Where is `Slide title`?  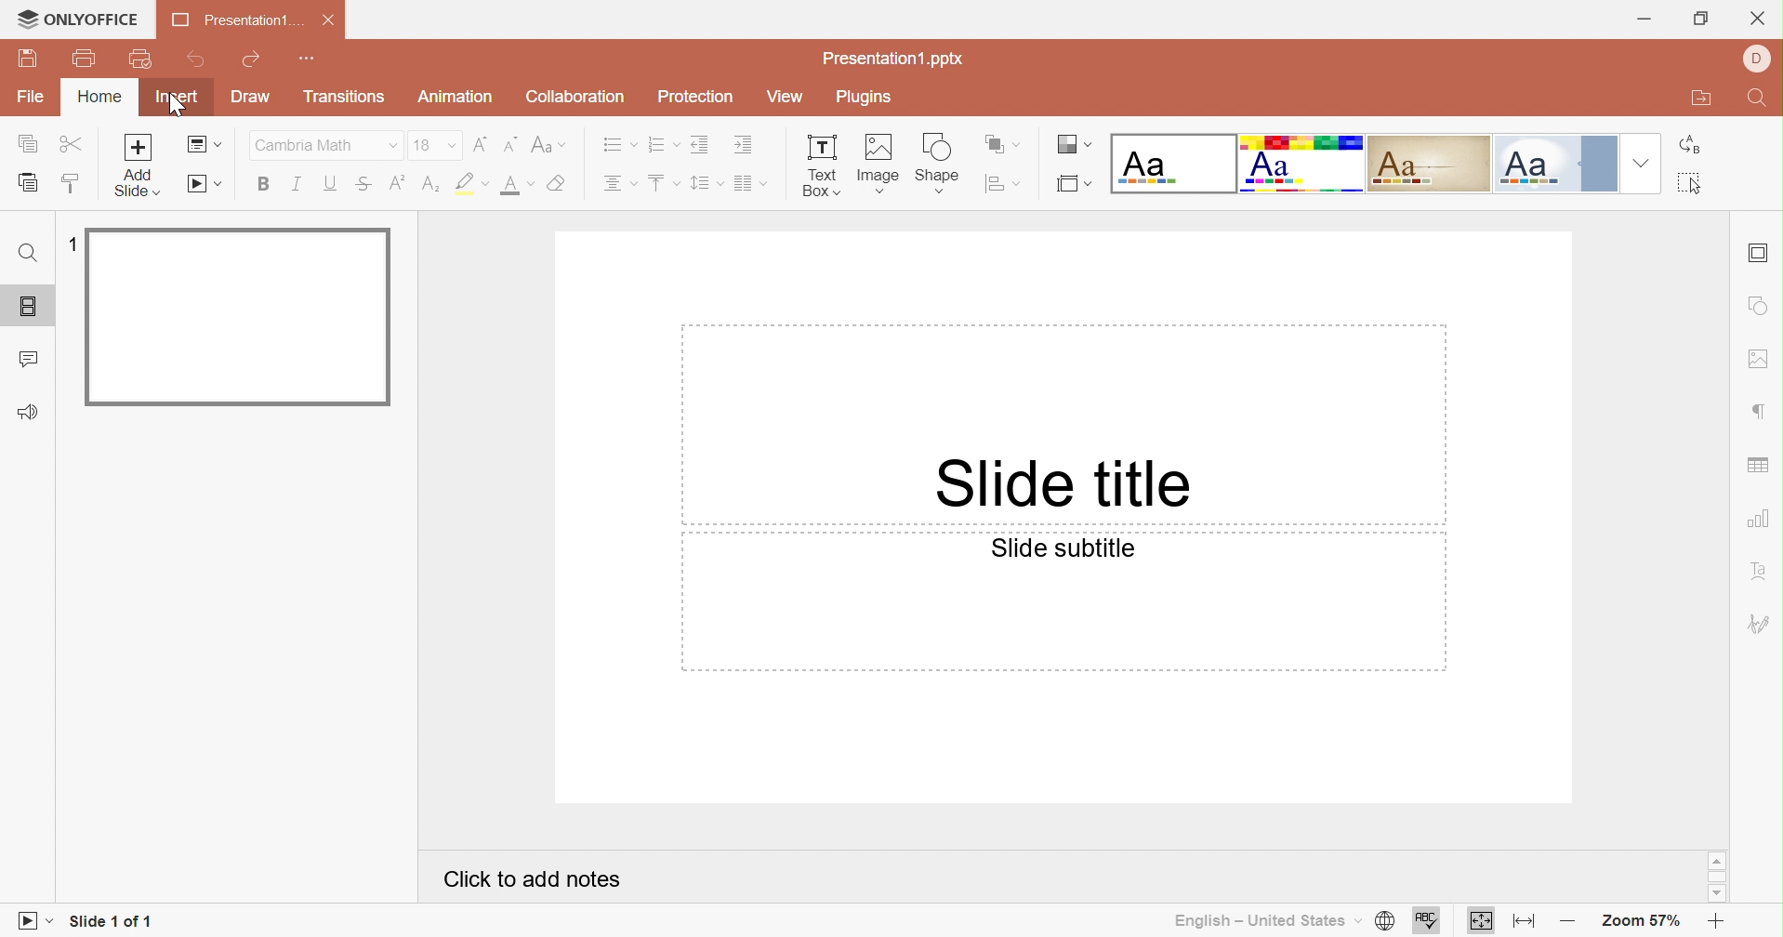
Slide title is located at coordinates (1062, 482).